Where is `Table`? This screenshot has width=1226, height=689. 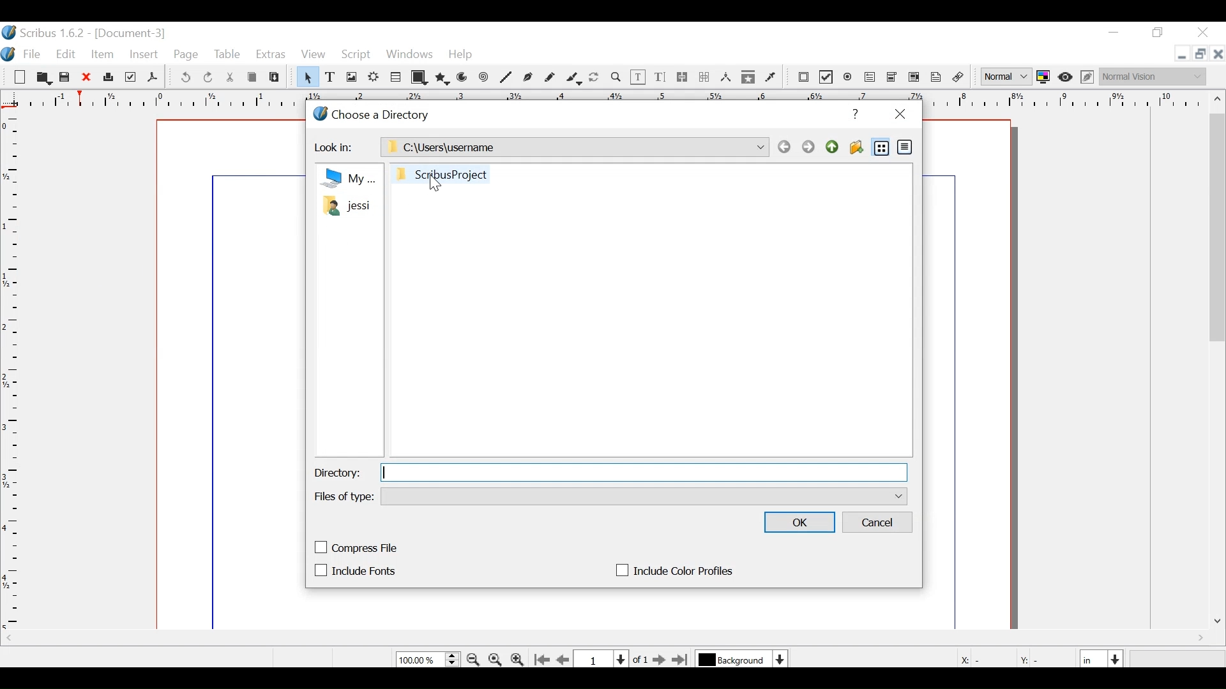
Table is located at coordinates (228, 56).